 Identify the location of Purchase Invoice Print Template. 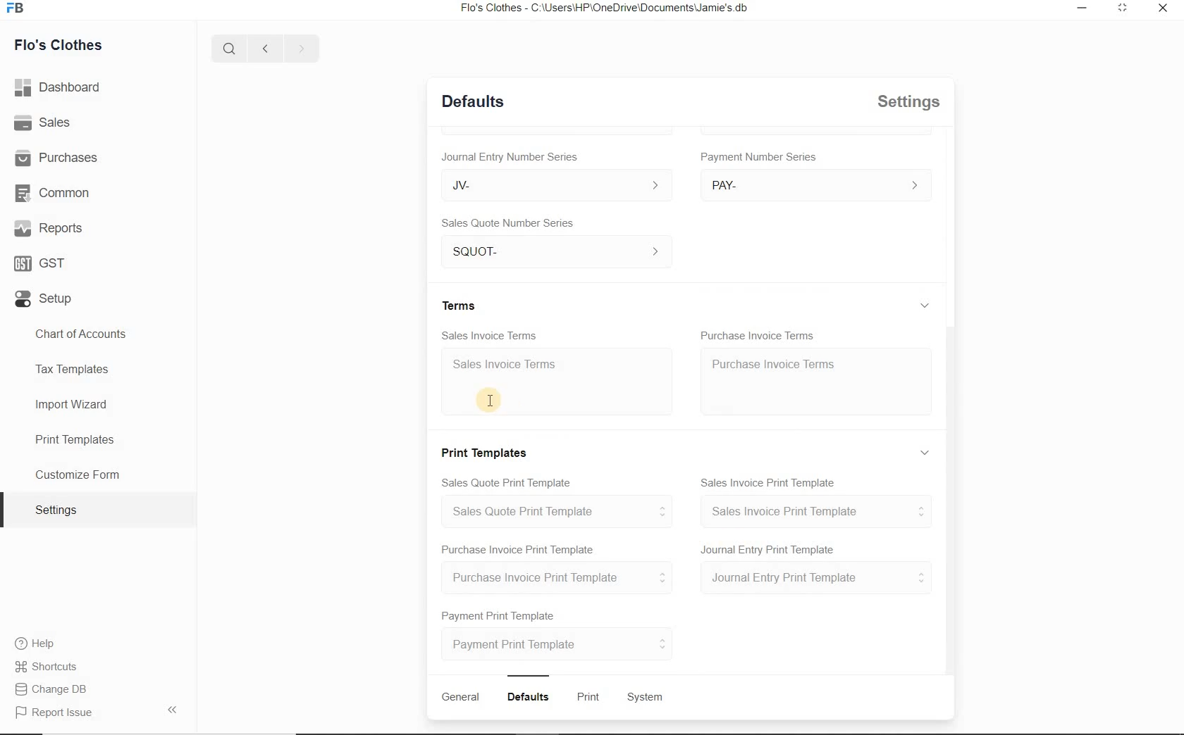
(556, 577).